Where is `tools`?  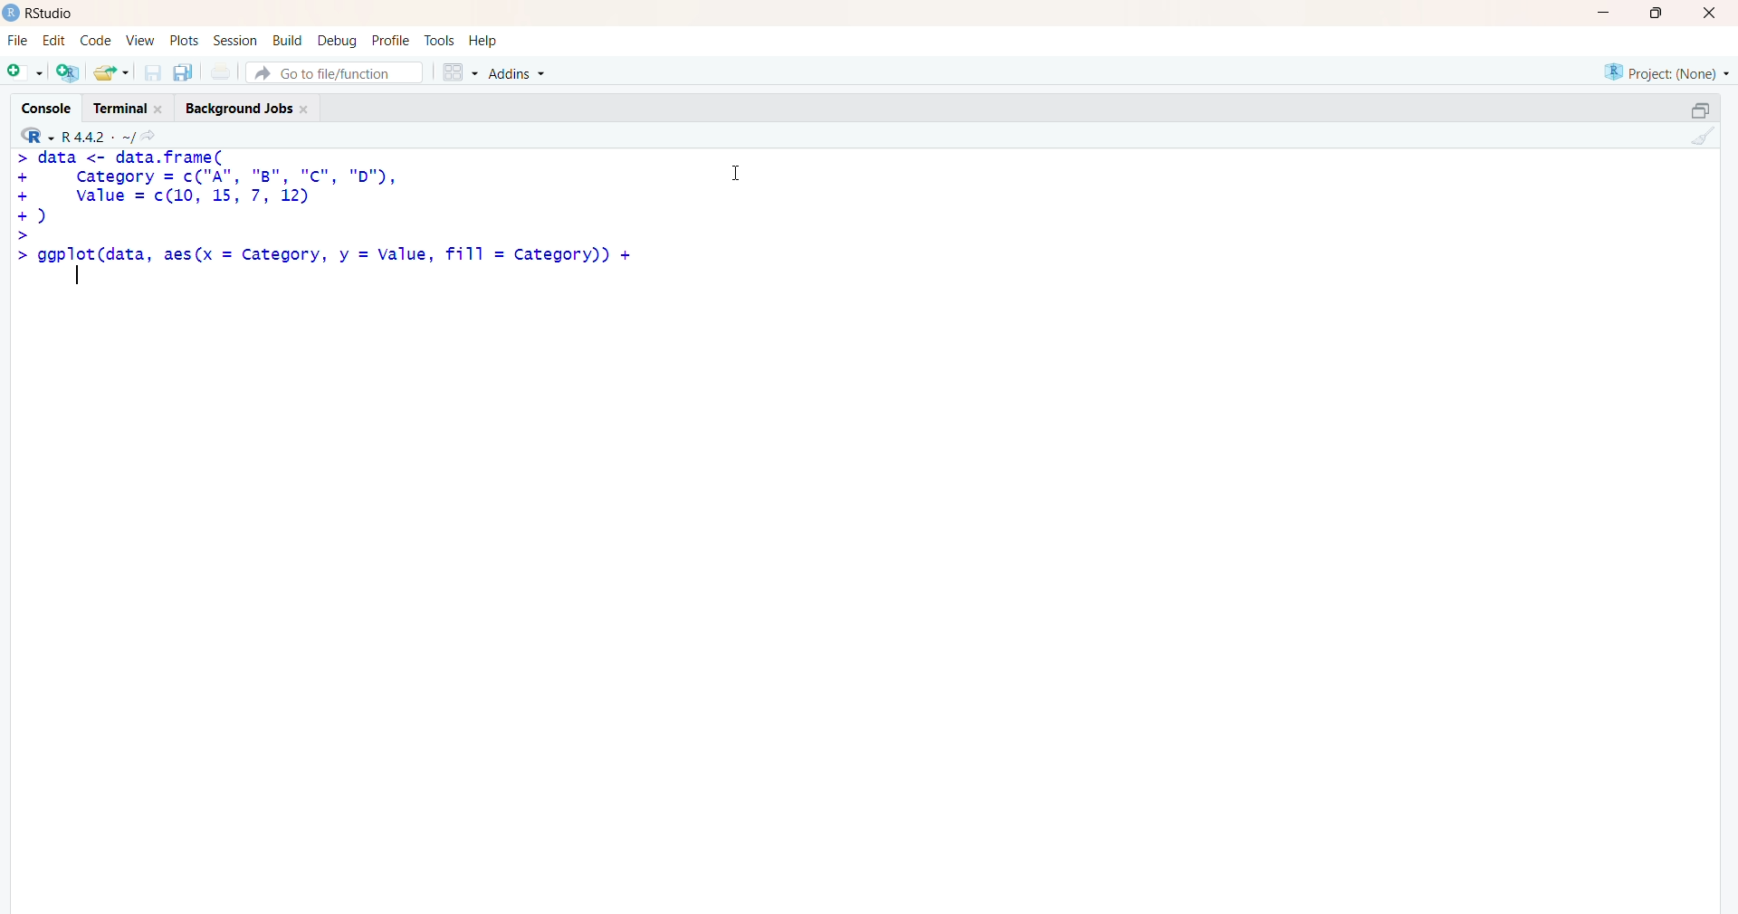
tools is located at coordinates (441, 41).